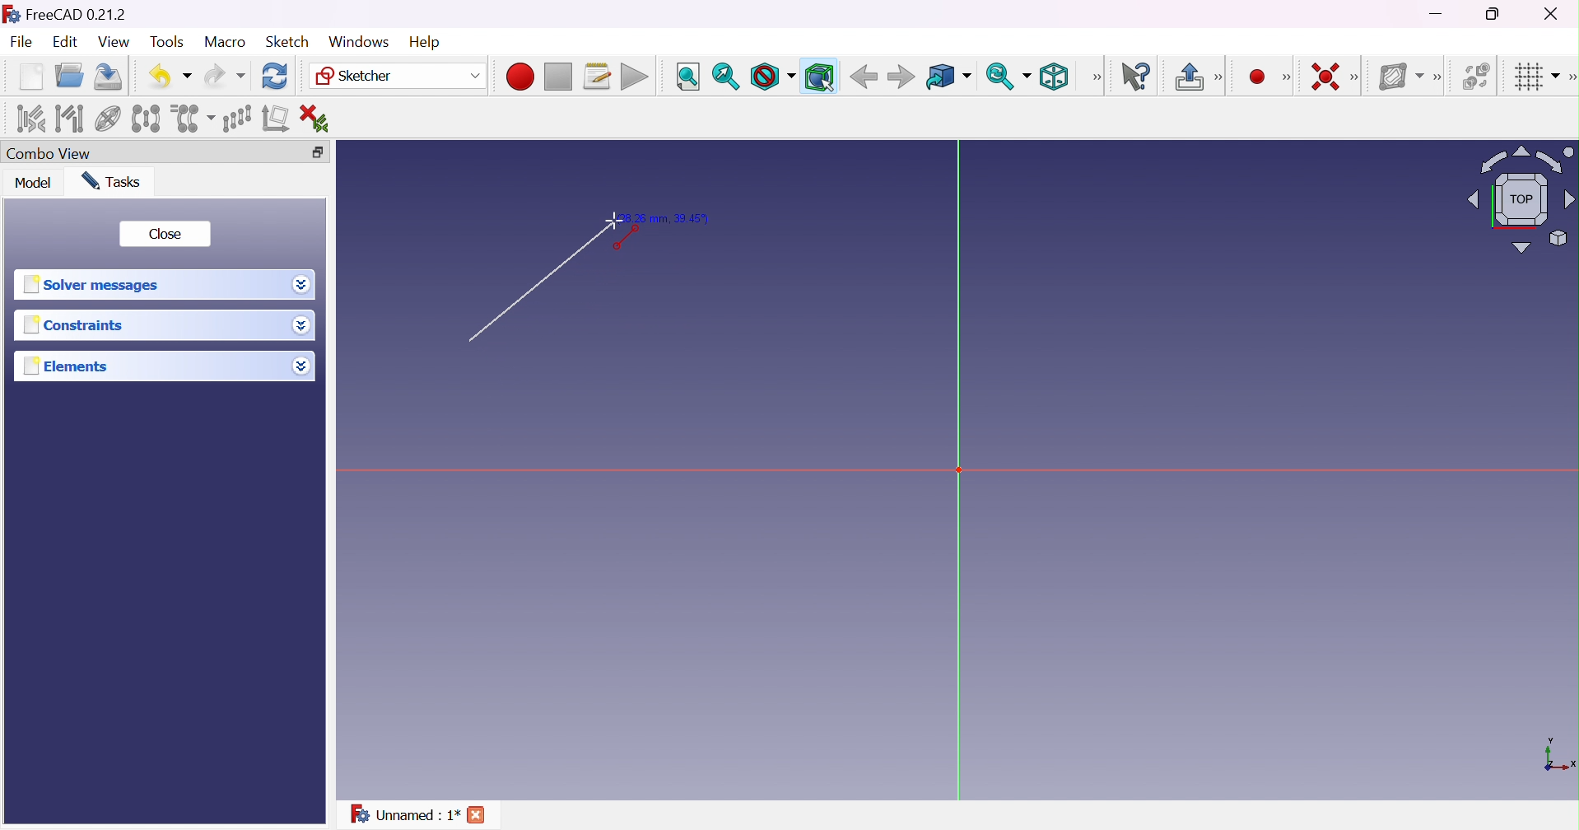  Describe the element at coordinates (1569, 80) in the screenshot. I see `[Sketcher edit tools]` at that location.